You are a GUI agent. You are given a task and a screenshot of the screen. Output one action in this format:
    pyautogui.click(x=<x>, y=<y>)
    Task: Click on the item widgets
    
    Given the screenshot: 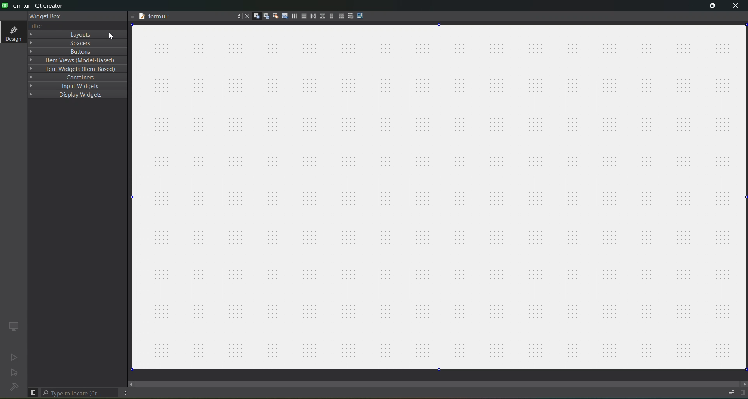 What is the action you would take?
    pyautogui.click(x=78, y=69)
    